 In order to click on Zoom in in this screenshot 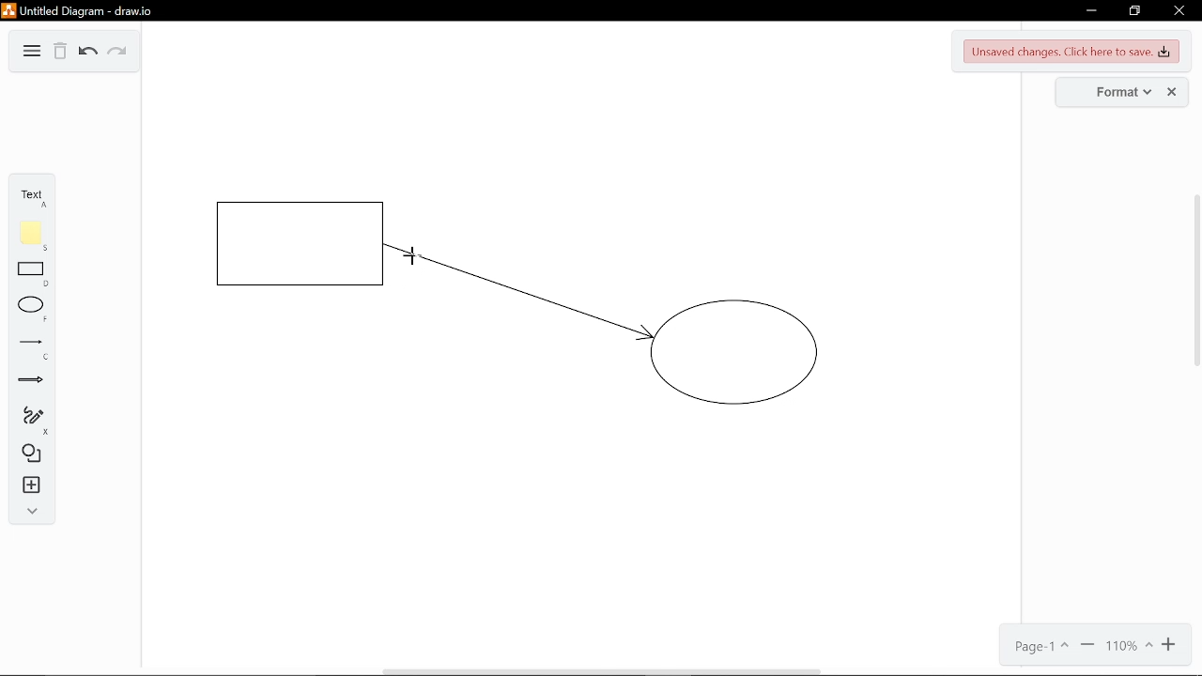, I will do `click(1172, 645)`.